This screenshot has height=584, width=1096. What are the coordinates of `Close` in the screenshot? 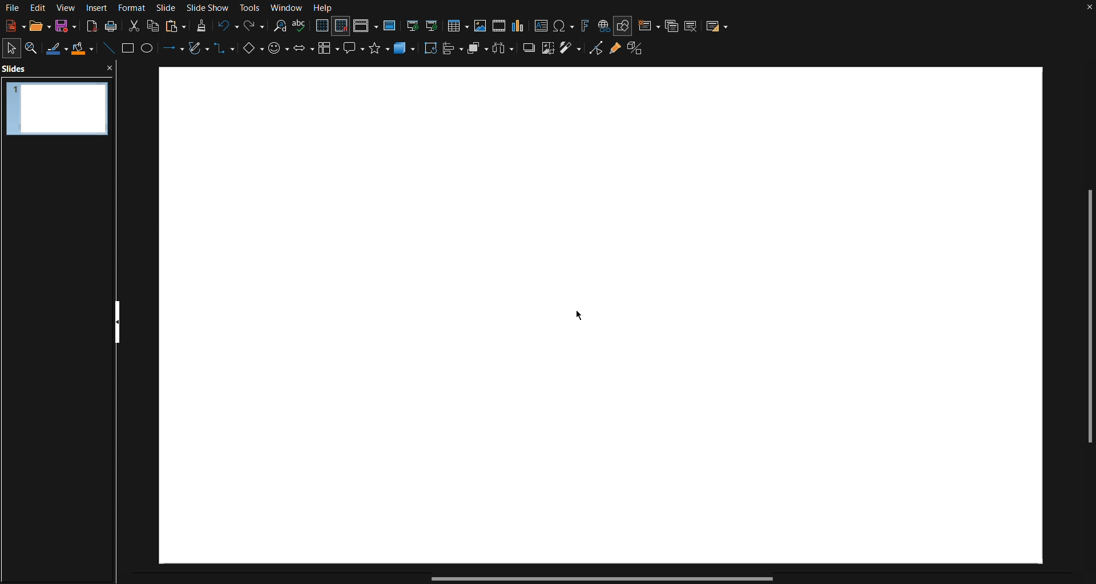 It's located at (1089, 9).